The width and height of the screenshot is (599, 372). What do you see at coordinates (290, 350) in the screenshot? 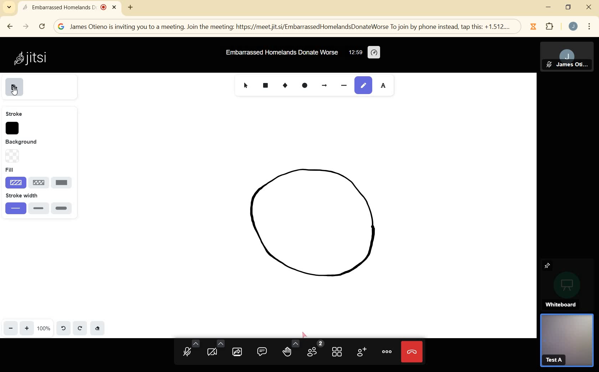
I see `raise your hand` at bounding box center [290, 350].